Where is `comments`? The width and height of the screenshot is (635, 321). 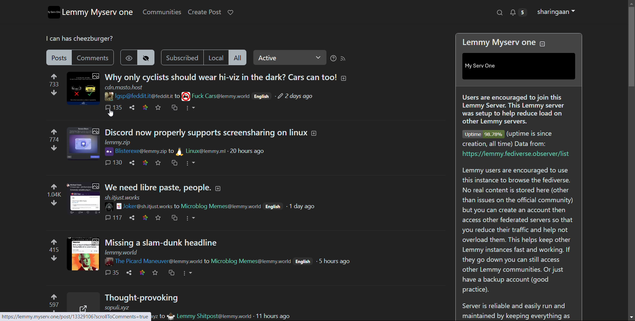
comments is located at coordinates (113, 108).